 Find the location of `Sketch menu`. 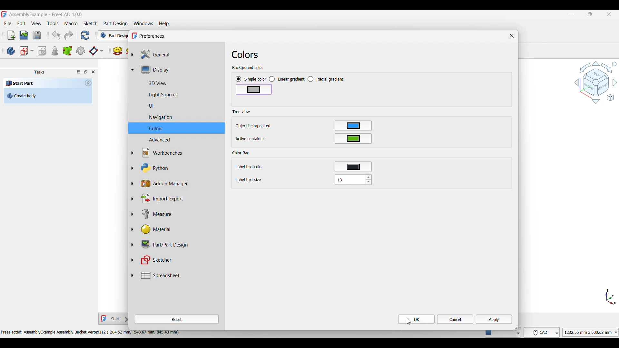

Sketch menu is located at coordinates (90, 24).